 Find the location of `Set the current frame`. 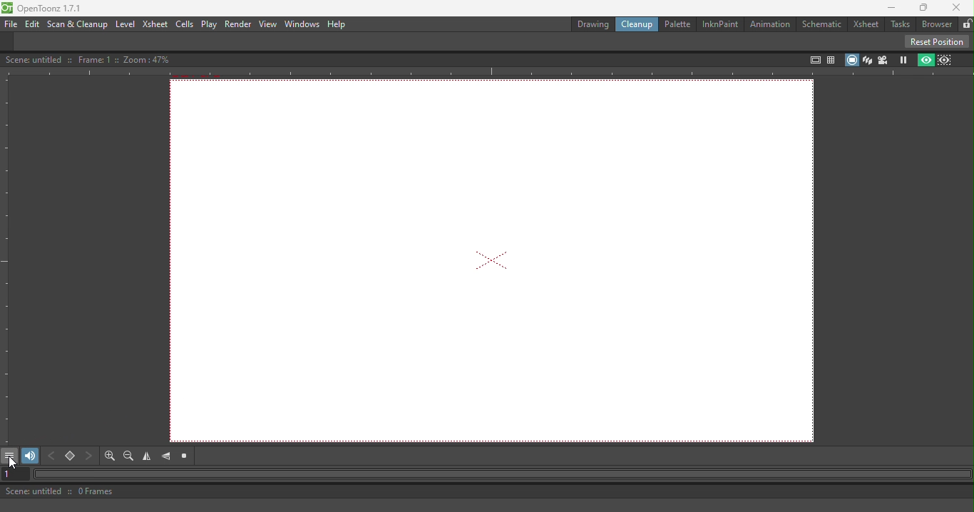

Set the current frame is located at coordinates (13, 474).